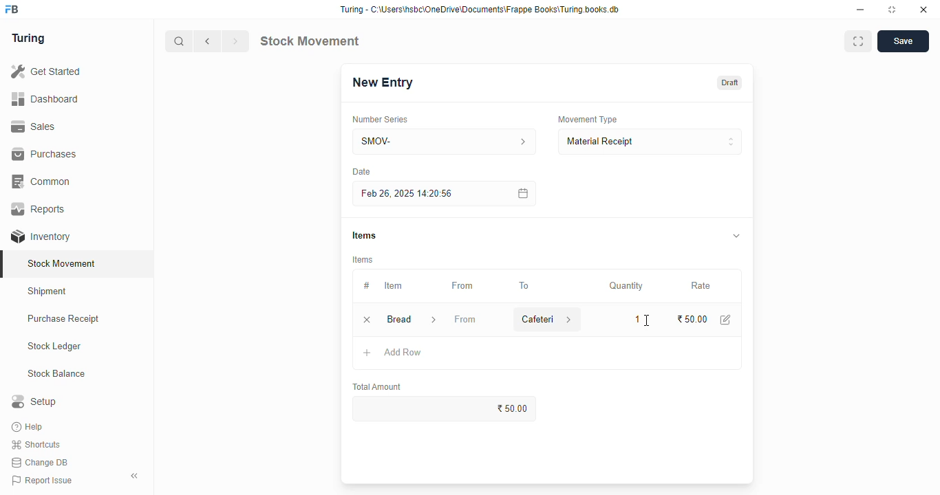 The height and width of the screenshot is (495, 940). I want to click on stock balance, so click(57, 374).